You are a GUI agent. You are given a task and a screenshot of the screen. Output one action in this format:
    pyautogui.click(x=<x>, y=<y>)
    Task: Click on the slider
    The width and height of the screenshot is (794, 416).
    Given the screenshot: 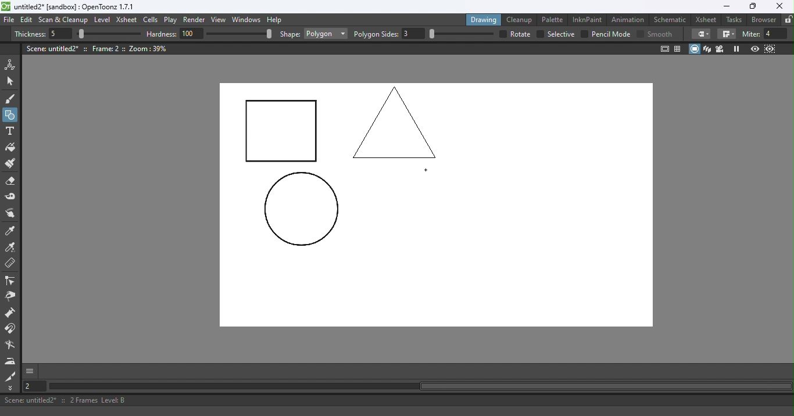 What is the action you would take?
    pyautogui.click(x=109, y=34)
    